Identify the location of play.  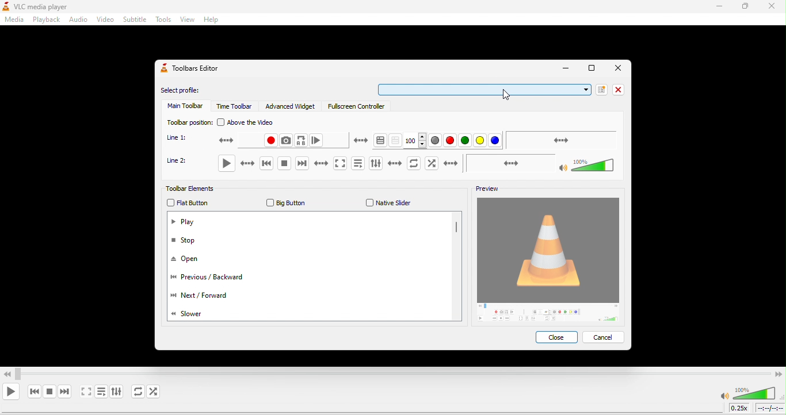
(188, 221).